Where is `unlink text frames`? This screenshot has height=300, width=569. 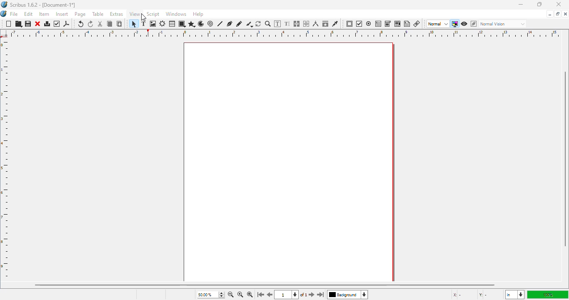
unlink text frames is located at coordinates (307, 24).